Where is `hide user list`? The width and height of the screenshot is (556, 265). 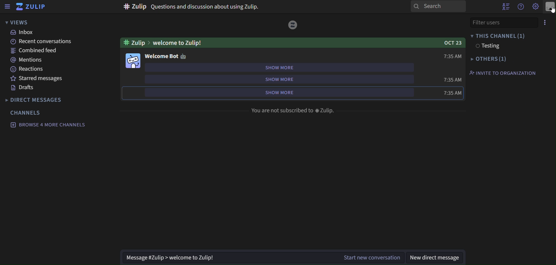
hide user list is located at coordinates (506, 6).